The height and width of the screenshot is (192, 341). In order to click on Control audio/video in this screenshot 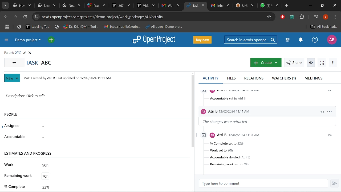, I will do `click(315, 17)`.